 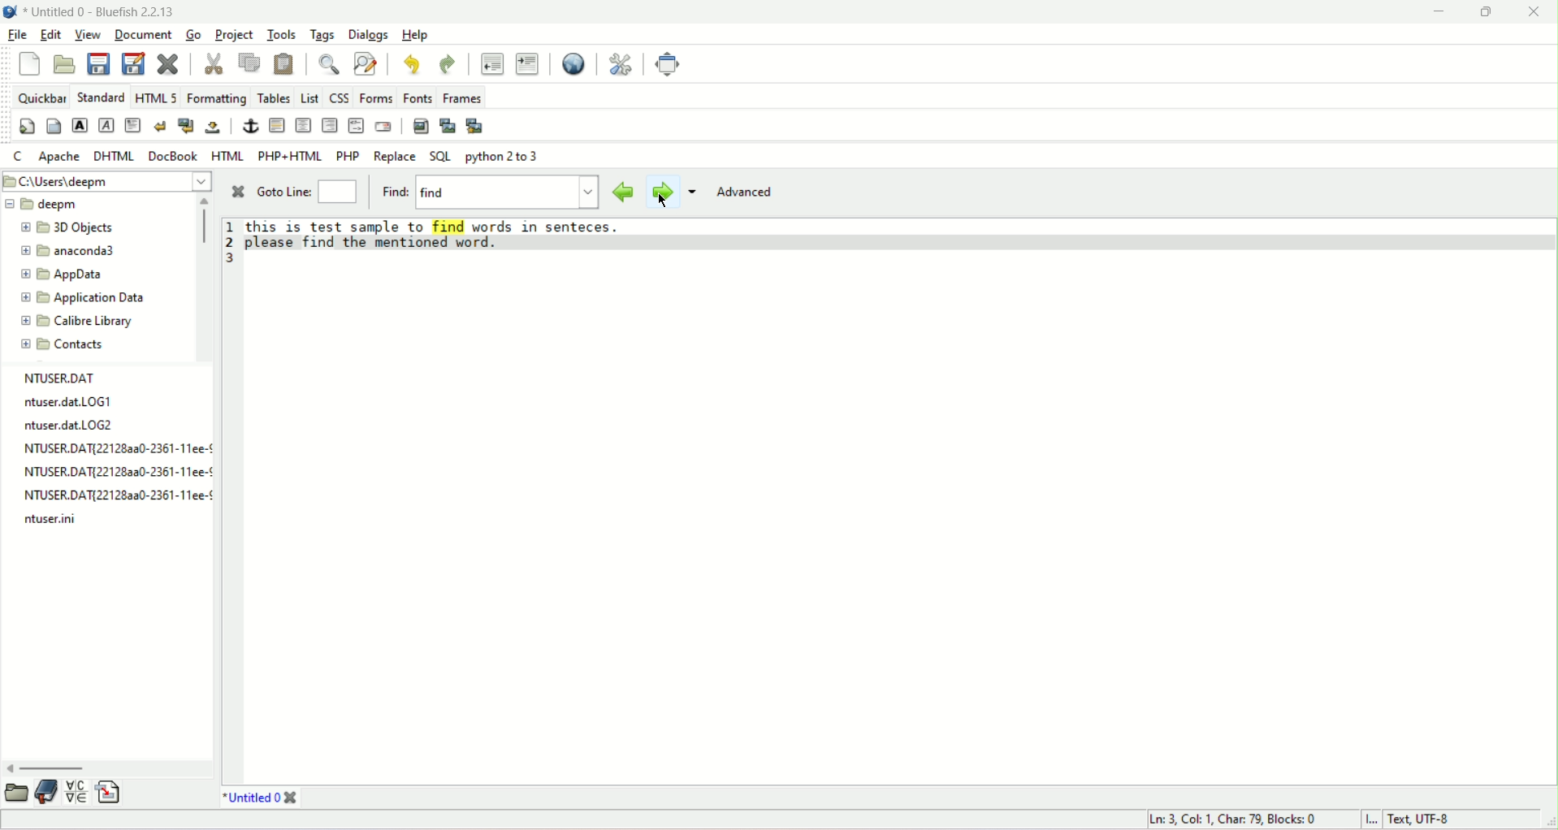 I want to click on break and clear, so click(x=184, y=126).